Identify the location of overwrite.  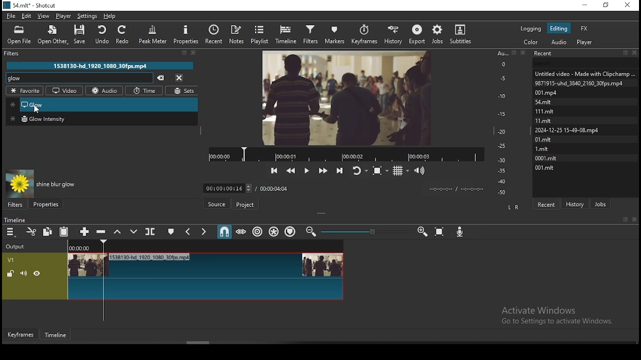
(131, 231).